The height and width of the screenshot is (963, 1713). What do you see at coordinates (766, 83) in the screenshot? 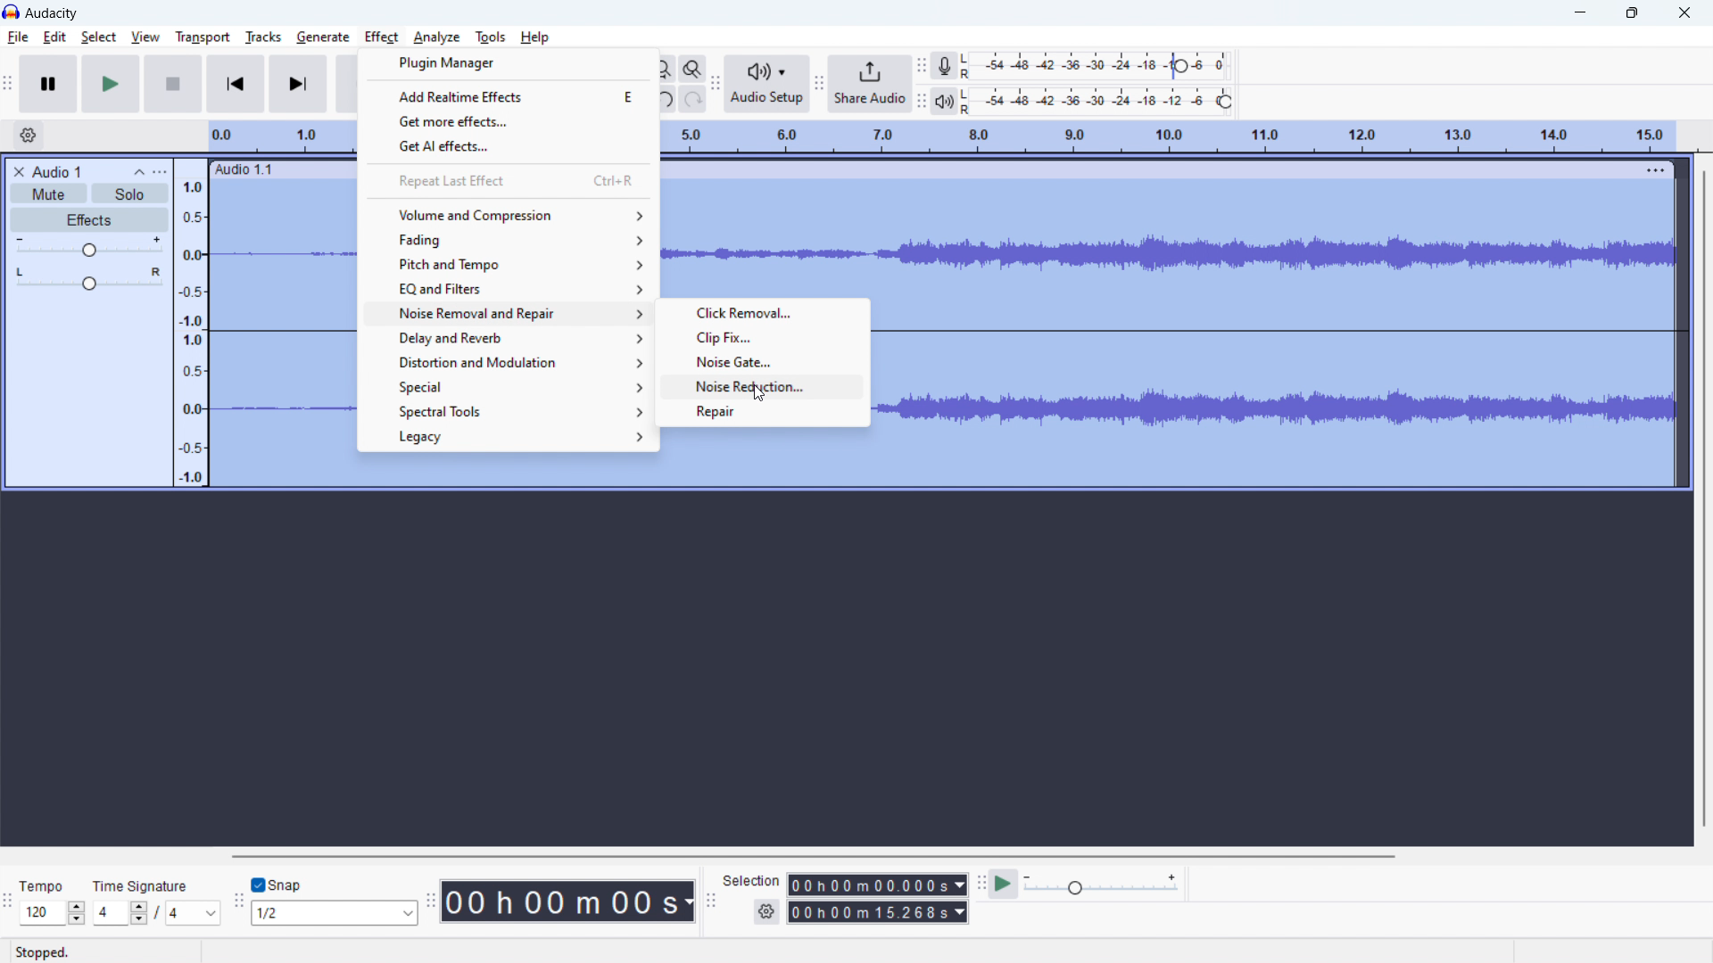
I see `audio setup` at bounding box center [766, 83].